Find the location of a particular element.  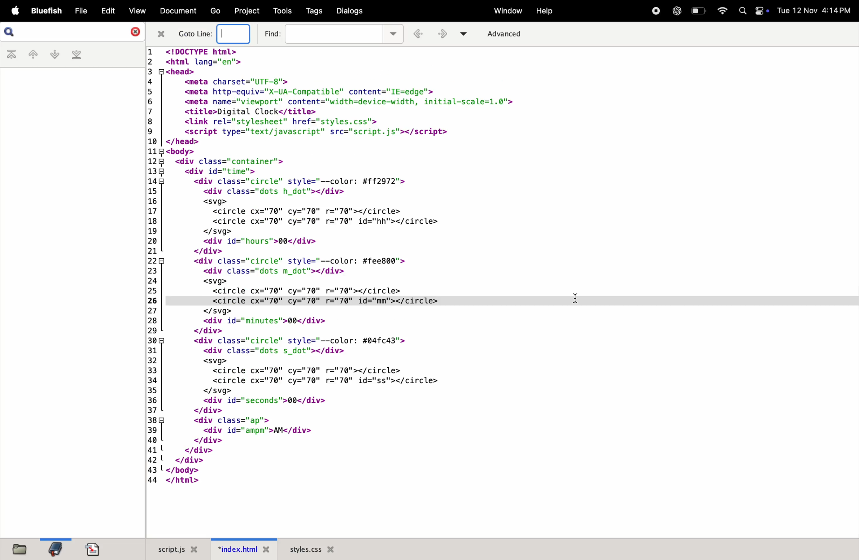

file is located at coordinates (22, 549).